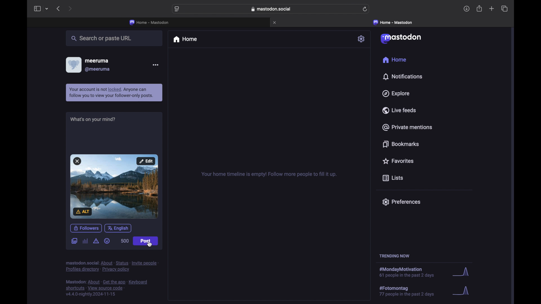 The width and height of the screenshot is (541, 304). What do you see at coordinates (74, 241) in the screenshot?
I see `add image` at bounding box center [74, 241].